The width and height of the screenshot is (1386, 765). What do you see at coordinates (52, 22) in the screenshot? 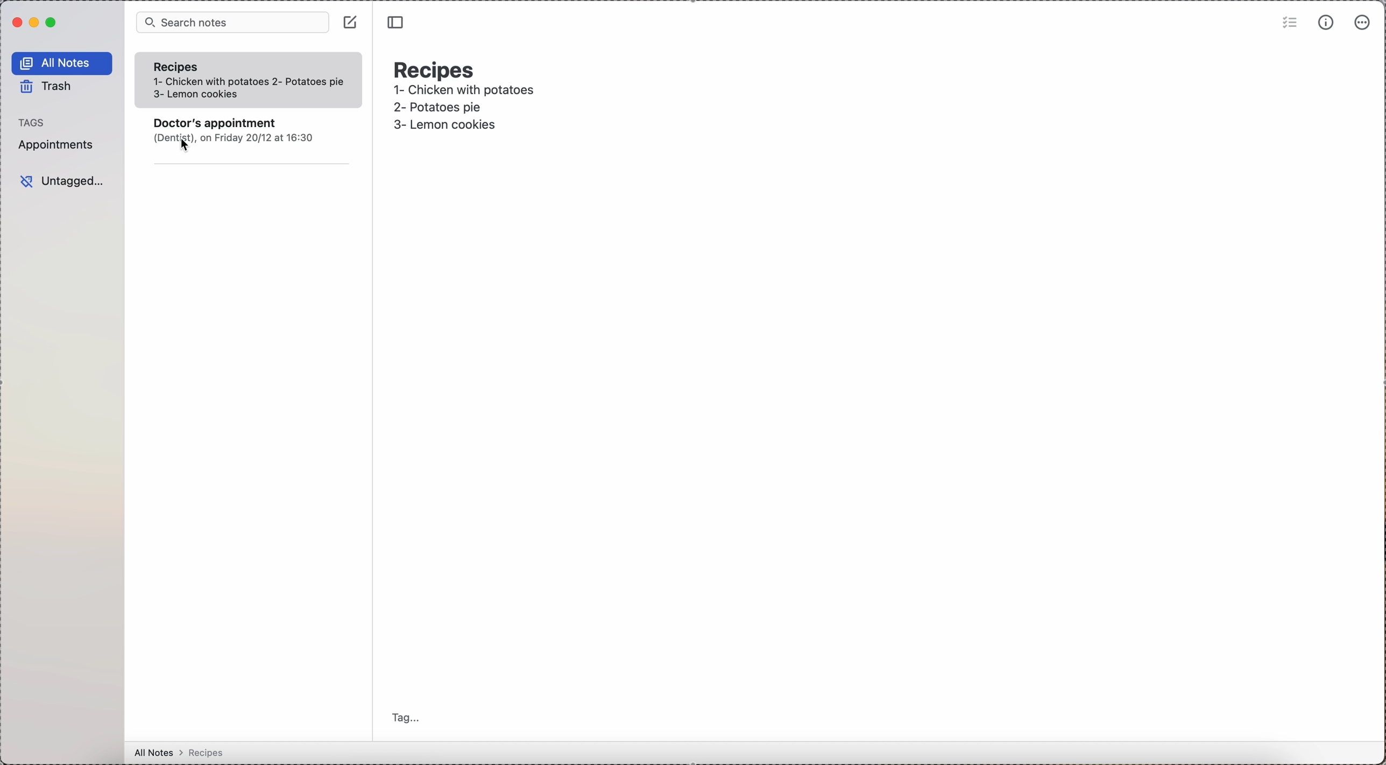
I see `maximize Simplenote` at bounding box center [52, 22].